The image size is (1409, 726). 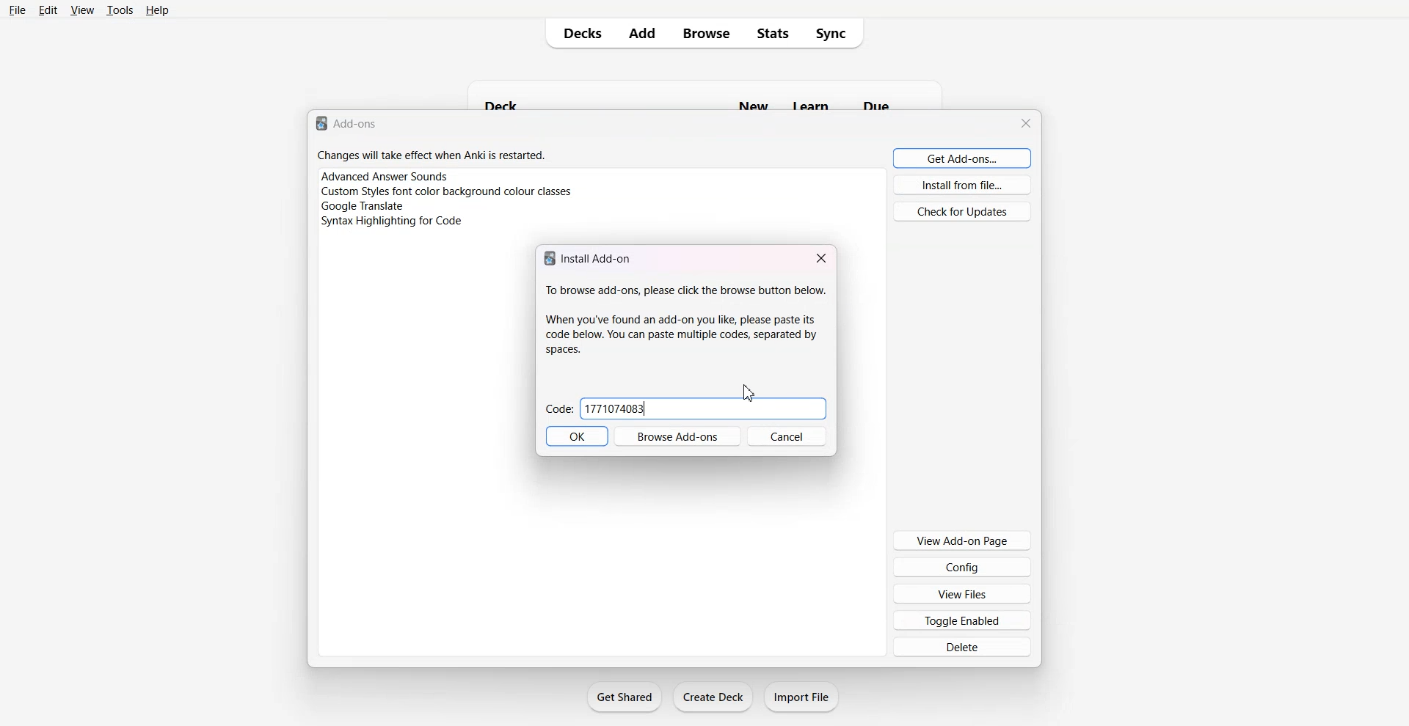 I want to click on Edit, so click(x=47, y=10).